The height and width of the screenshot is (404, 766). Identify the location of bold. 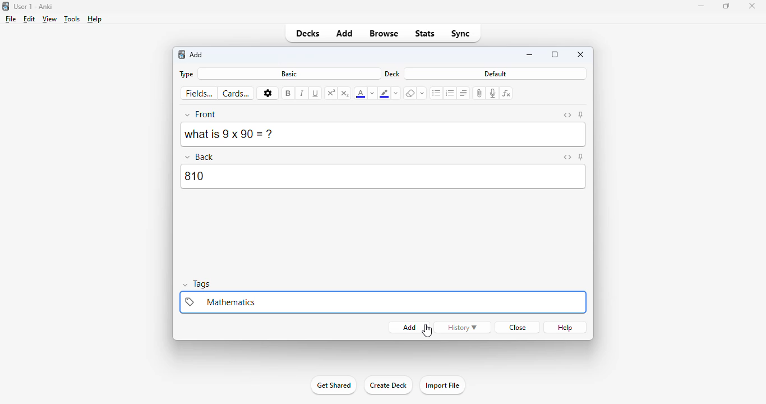
(288, 93).